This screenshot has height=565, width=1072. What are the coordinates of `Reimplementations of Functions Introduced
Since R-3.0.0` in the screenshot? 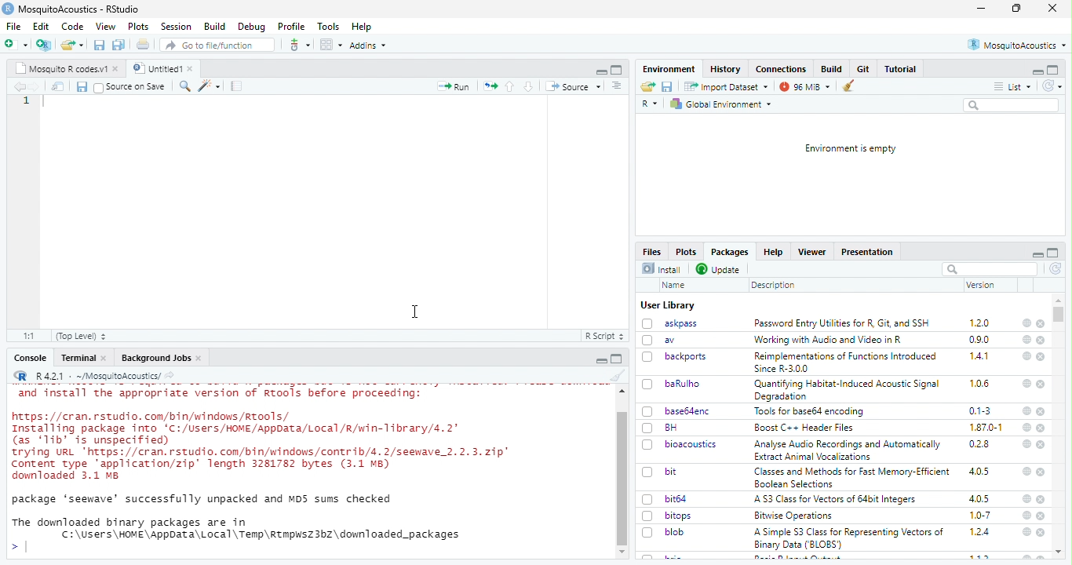 It's located at (848, 363).